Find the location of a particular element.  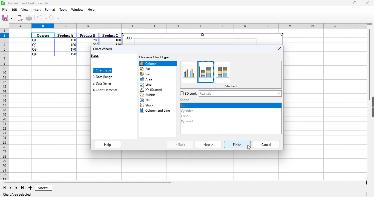

200 is located at coordinates (95, 40).